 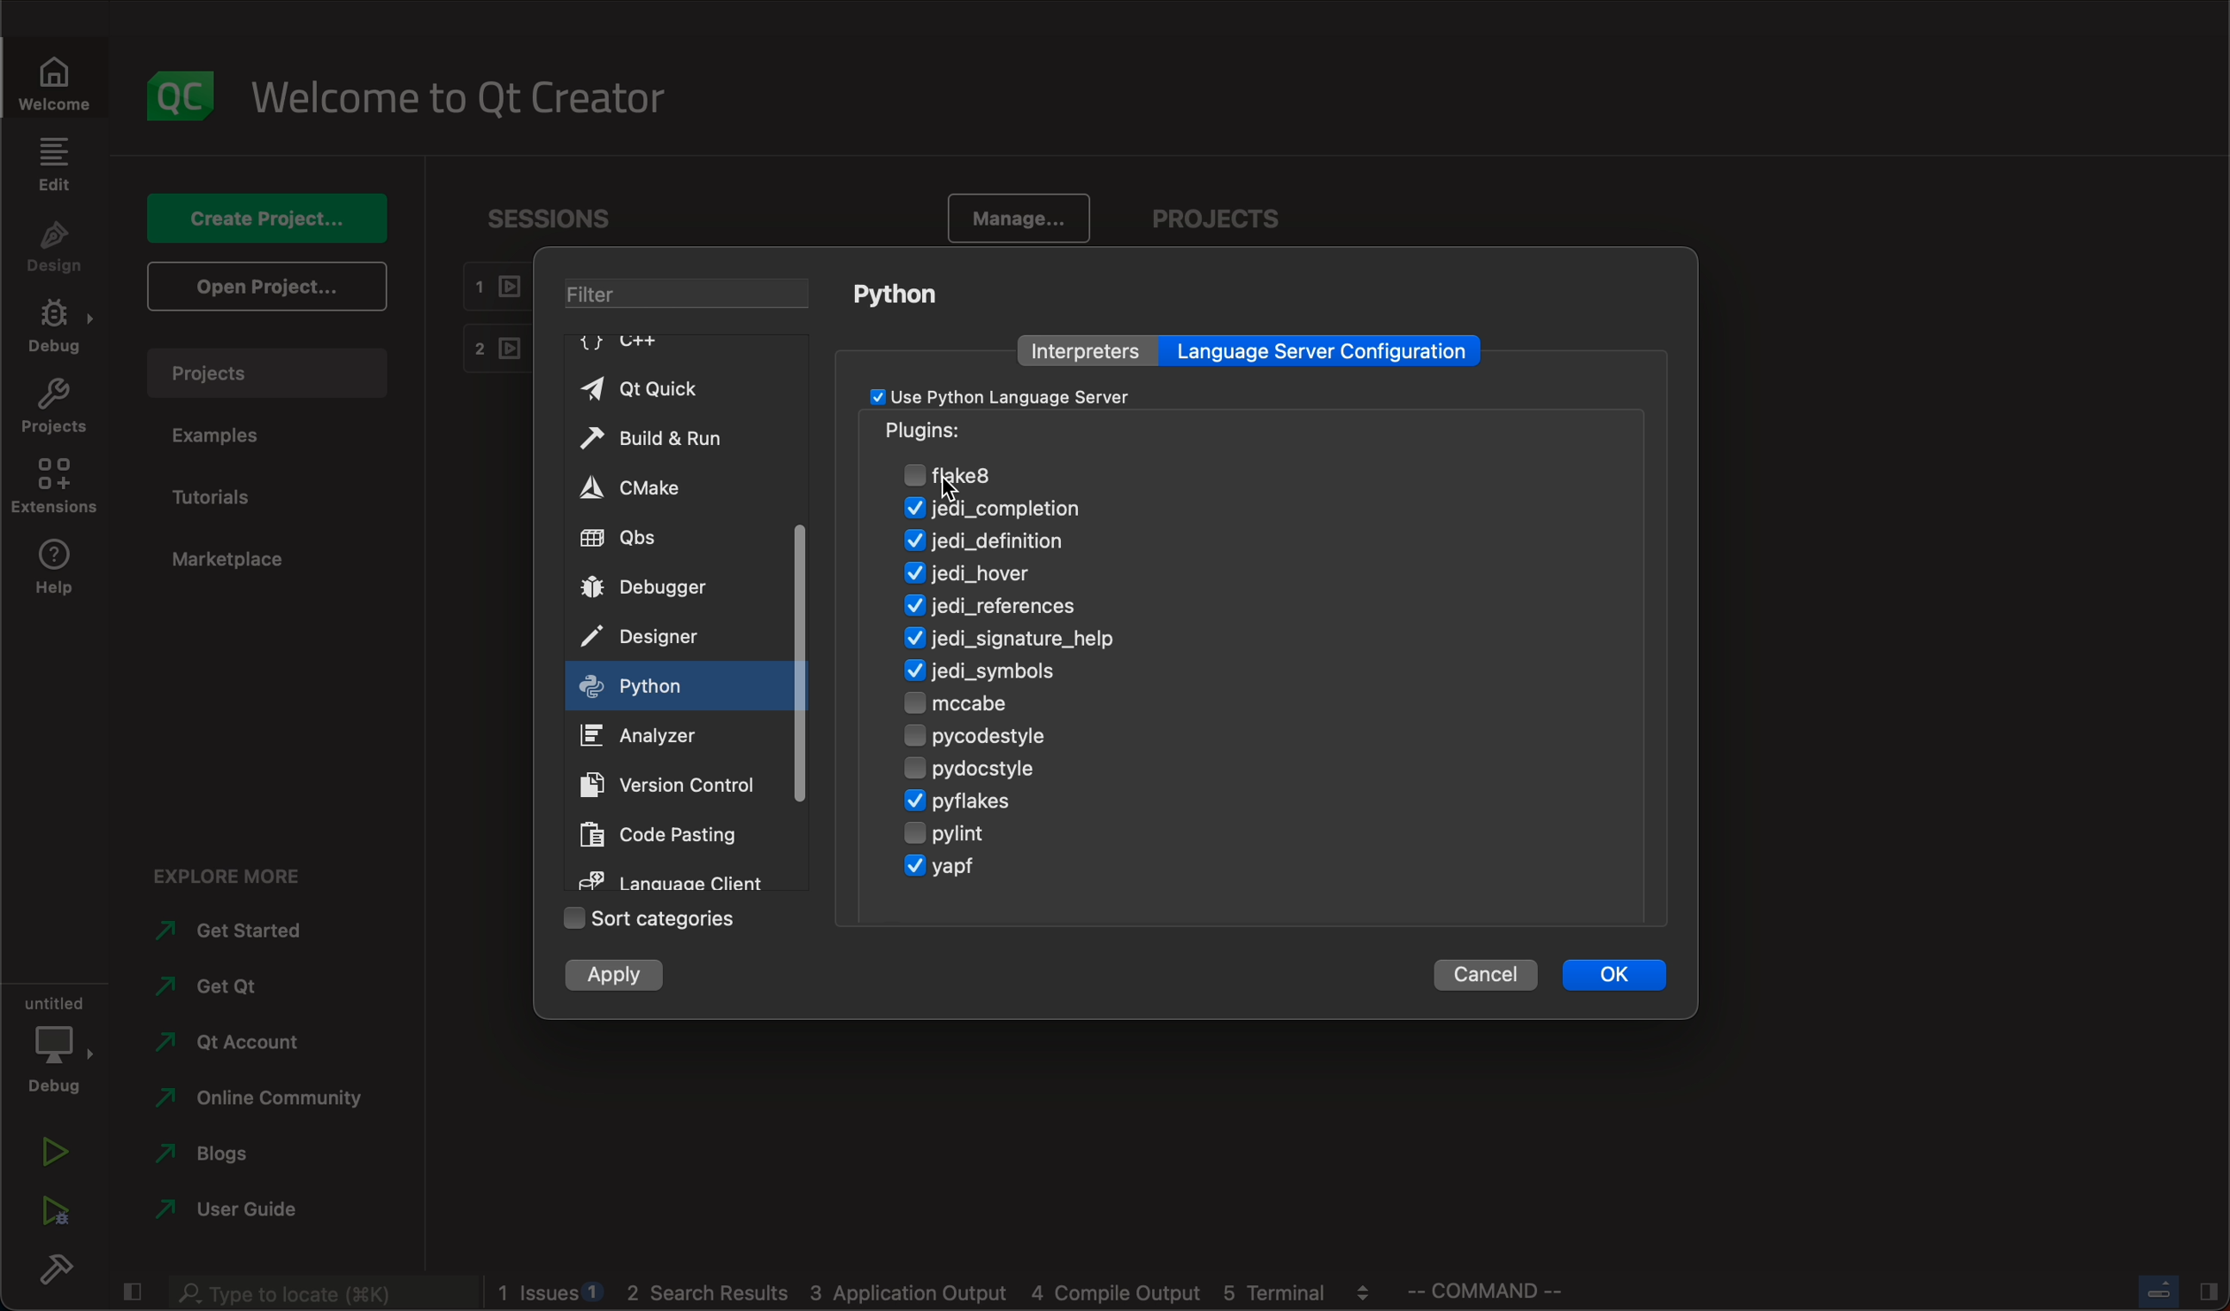 What do you see at coordinates (1480, 972) in the screenshot?
I see `cancel` at bounding box center [1480, 972].